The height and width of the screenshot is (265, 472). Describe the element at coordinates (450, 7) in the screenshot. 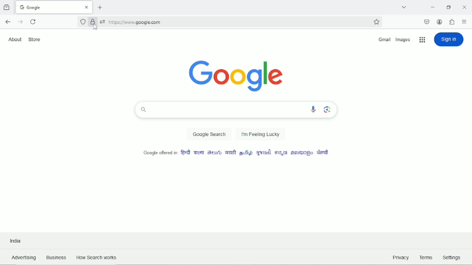

I see `restore down` at that location.